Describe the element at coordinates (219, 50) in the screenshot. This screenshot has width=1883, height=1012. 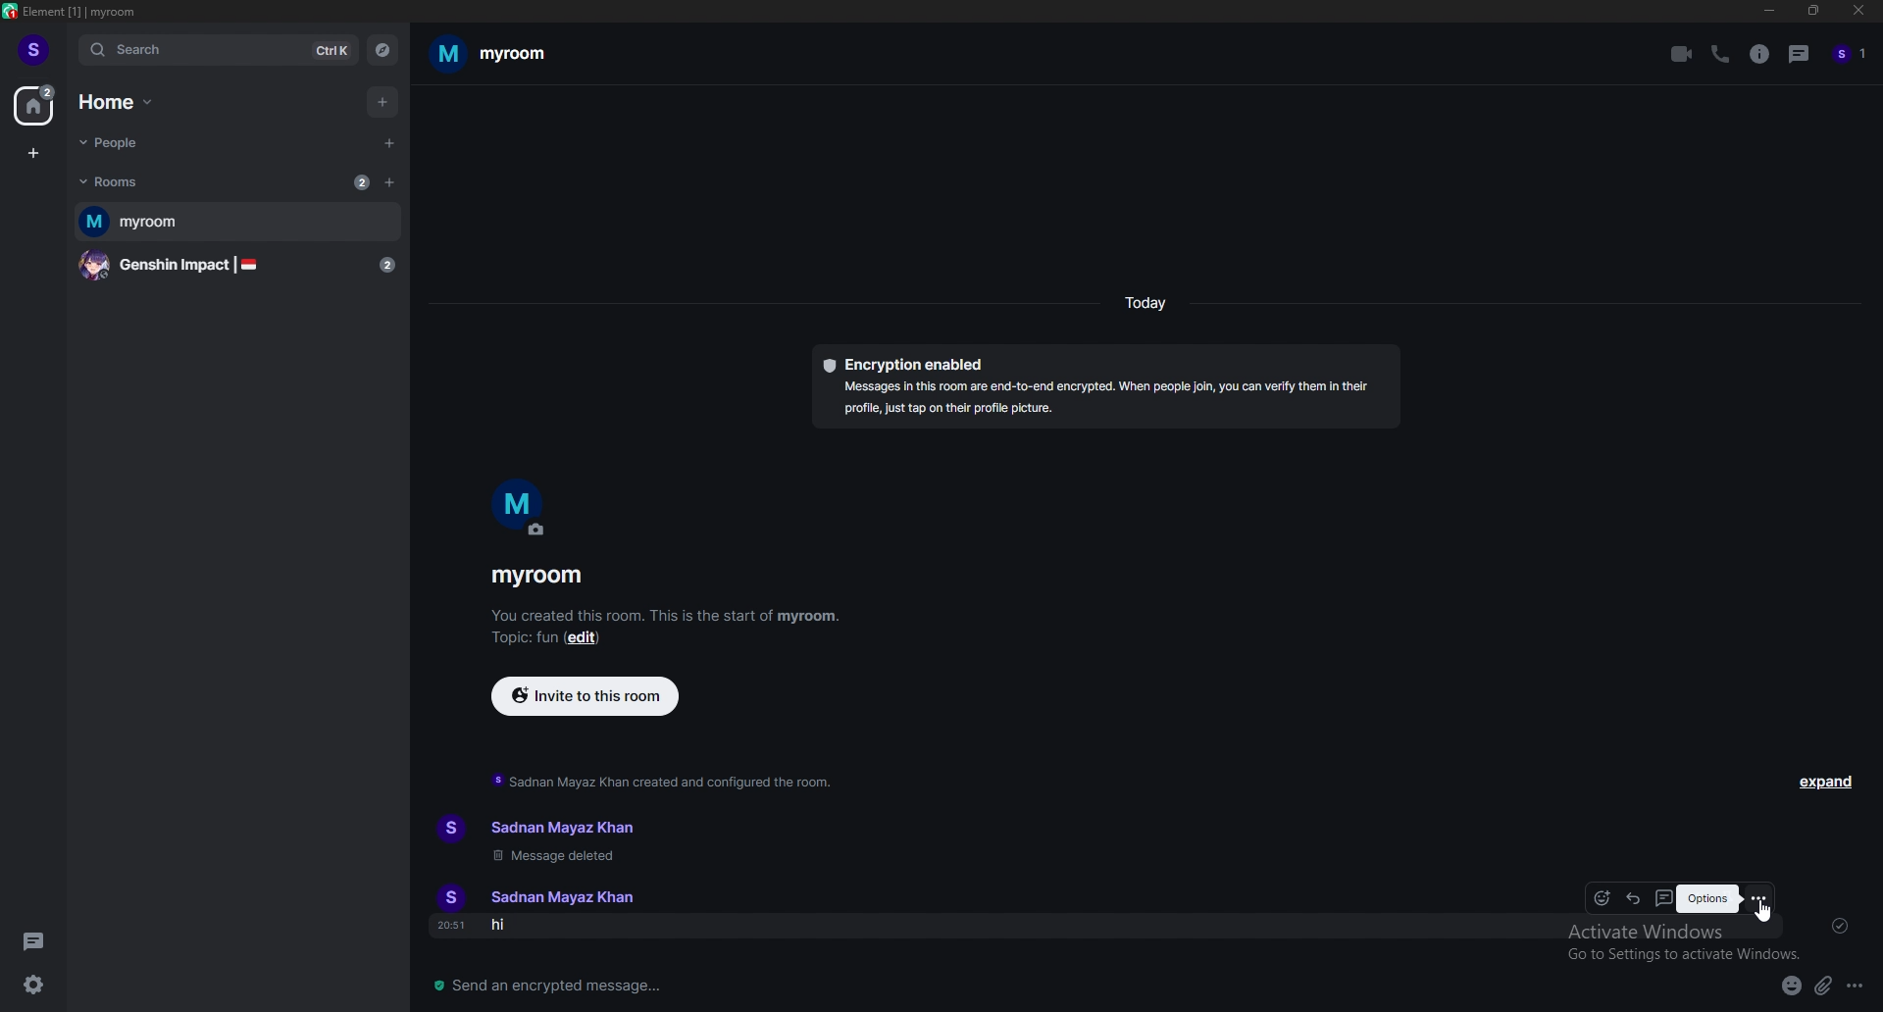
I see `search ctrl k` at that location.